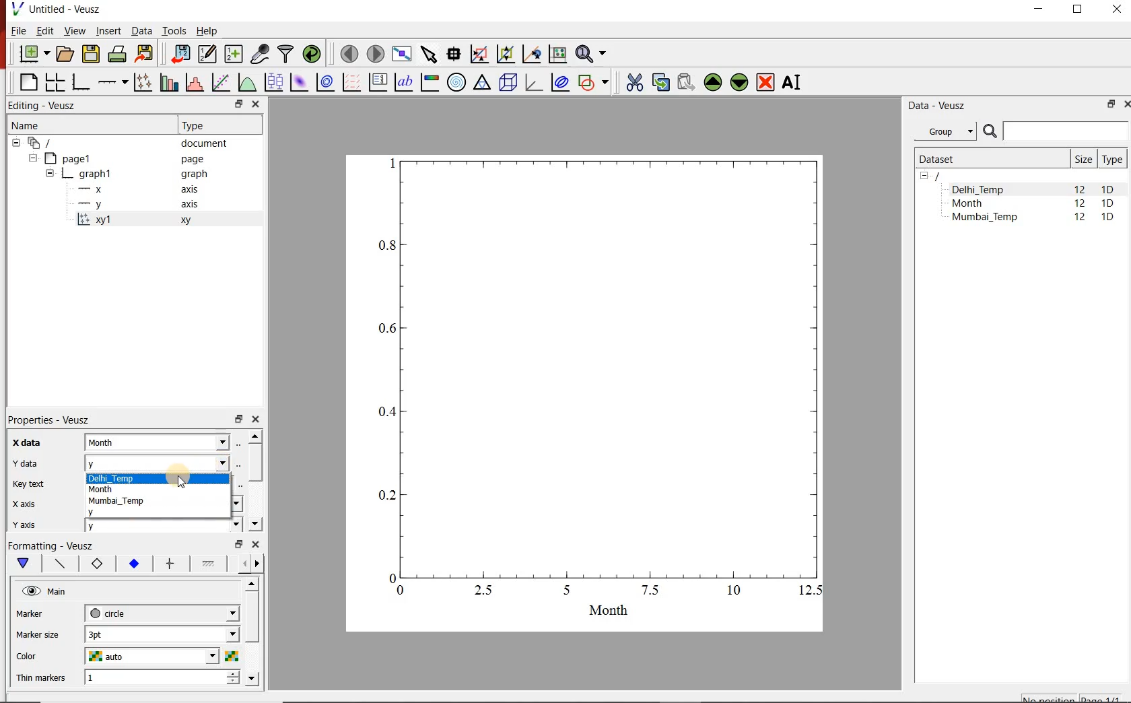  What do you see at coordinates (687, 81) in the screenshot?
I see `paste widget from the clipboard` at bounding box center [687, 81].